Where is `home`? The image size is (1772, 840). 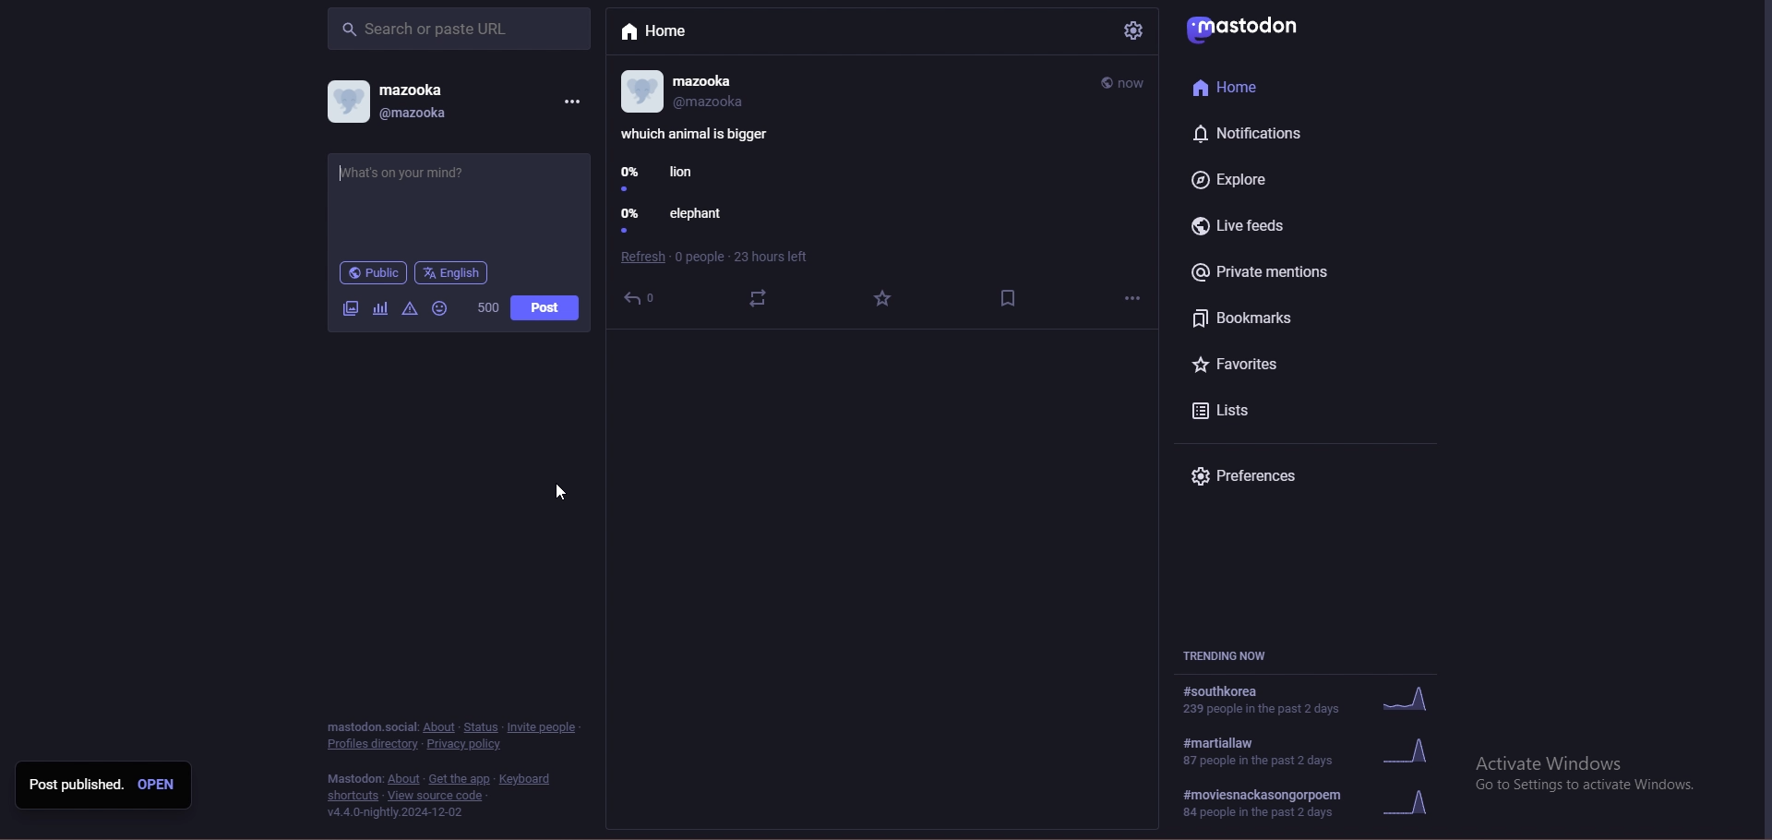
home is located at coordinates (672, 32).